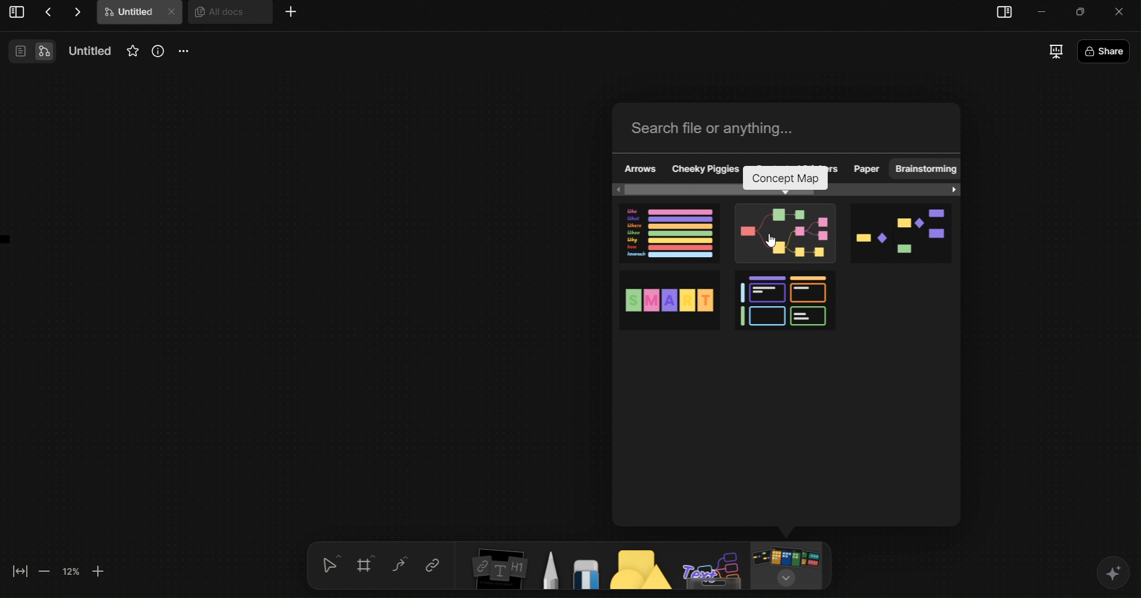  What do you see at coordinates (184, 53) in the screenshot?
I see `More` at bounding box center [184, 53].